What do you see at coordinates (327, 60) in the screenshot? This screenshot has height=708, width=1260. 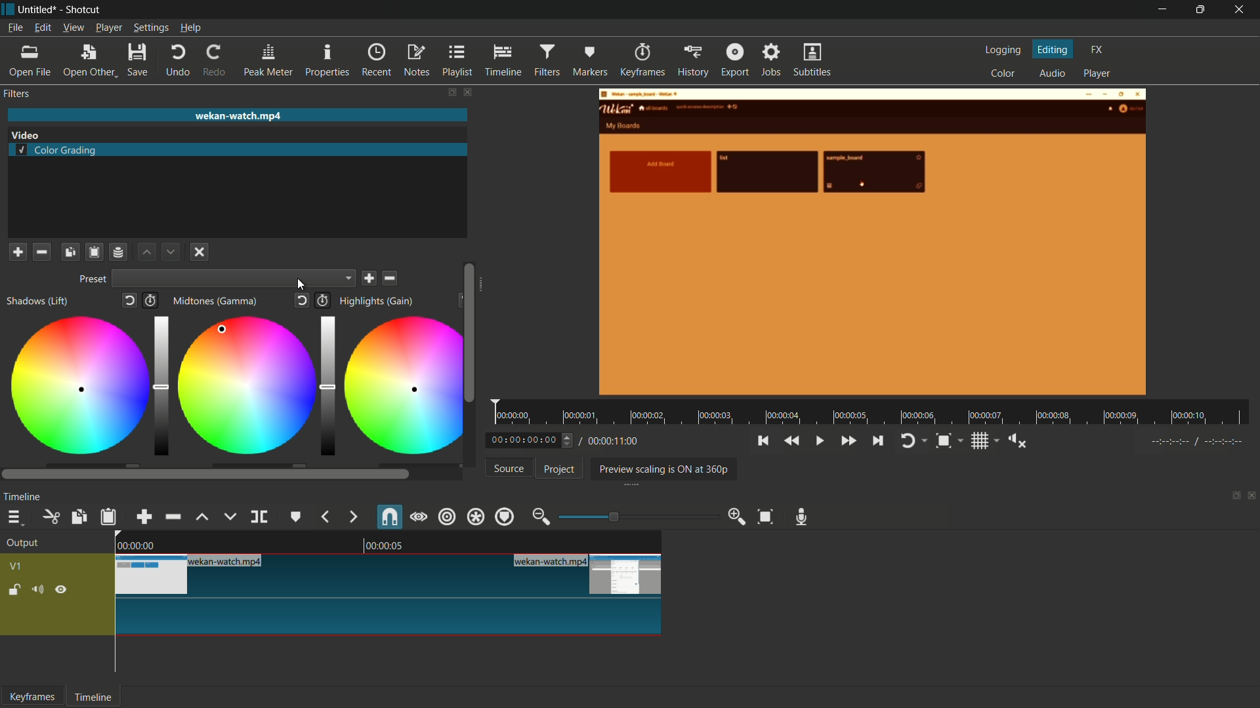 I see `properties` at bounding box center [327, 60].